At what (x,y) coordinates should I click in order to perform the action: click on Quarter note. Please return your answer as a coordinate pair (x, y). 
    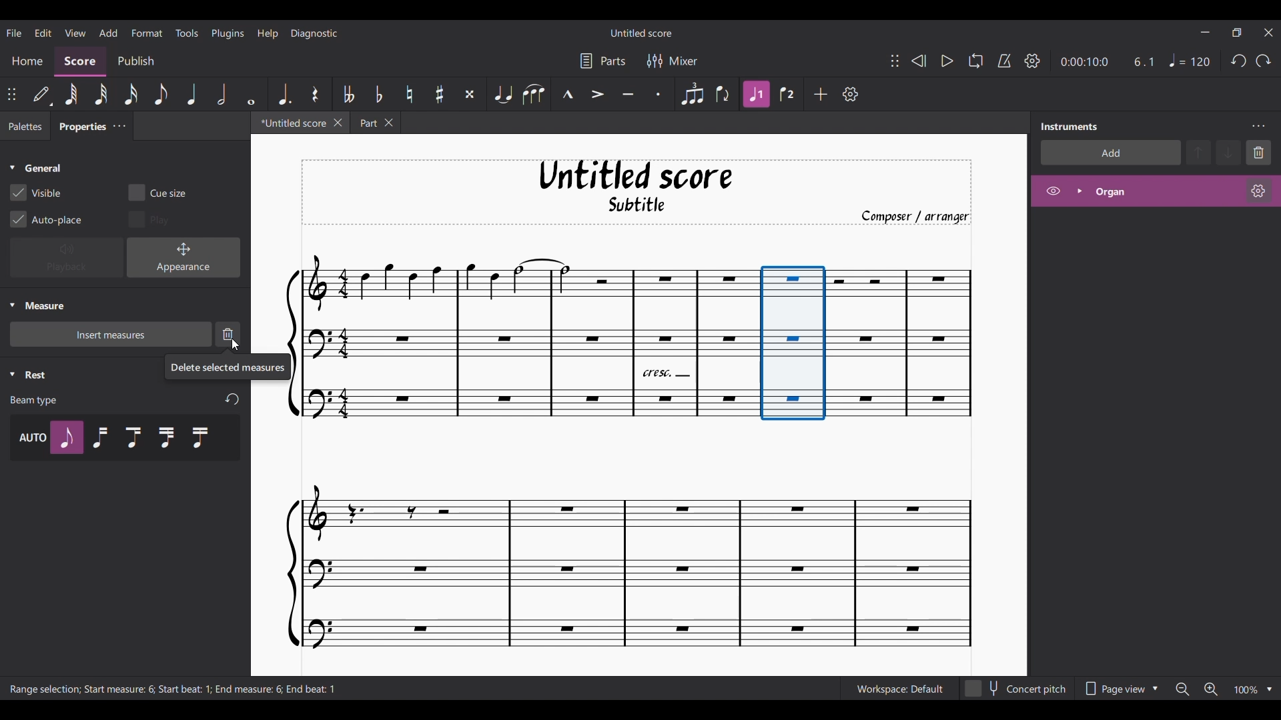
    Looking at the image, I should click on (191, 94).